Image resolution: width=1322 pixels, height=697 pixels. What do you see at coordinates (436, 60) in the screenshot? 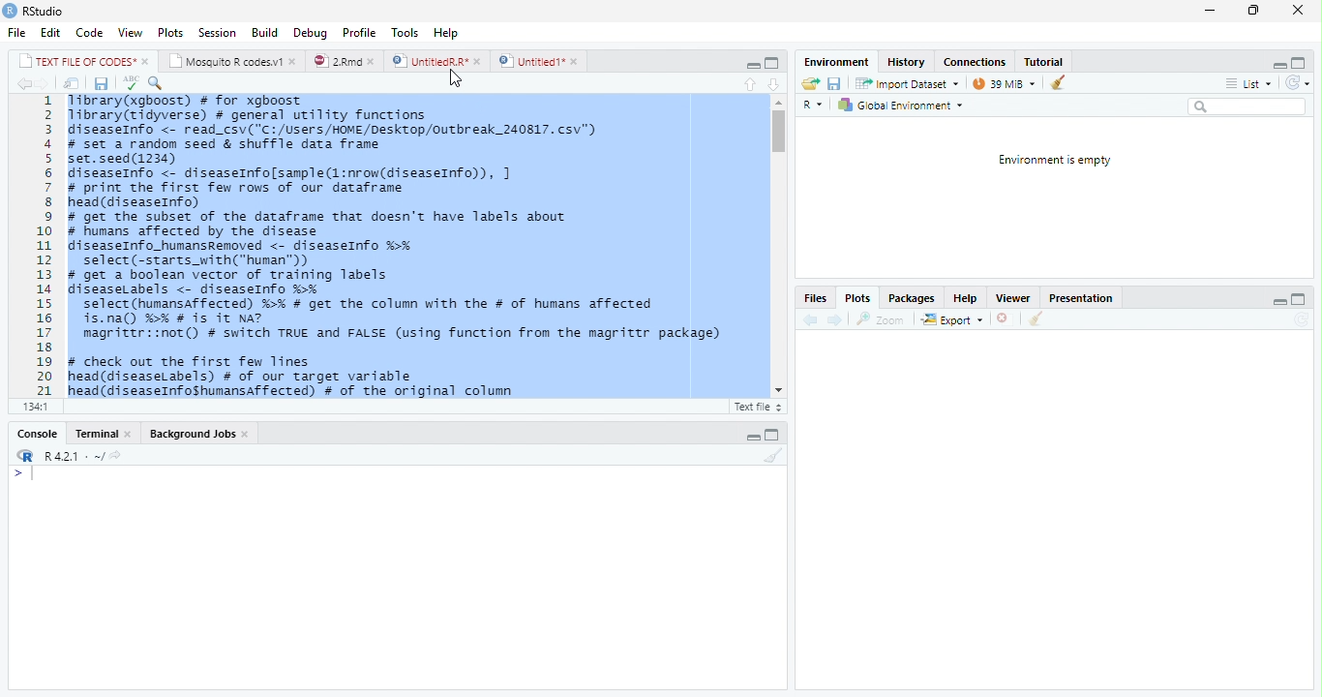
I see `UntitiedR.R* ` at bounding box center [436, 60].